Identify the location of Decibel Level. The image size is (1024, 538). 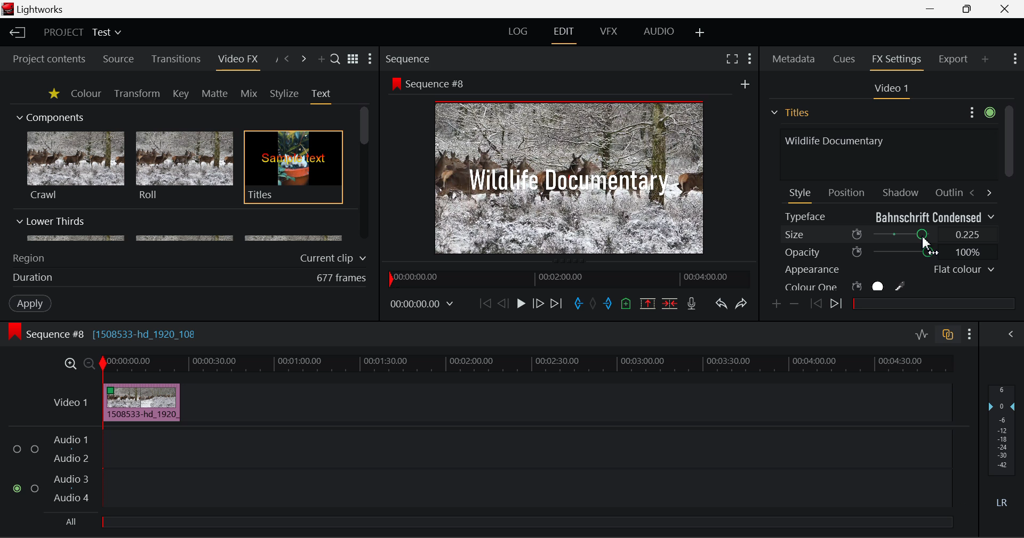
(1003, 449).